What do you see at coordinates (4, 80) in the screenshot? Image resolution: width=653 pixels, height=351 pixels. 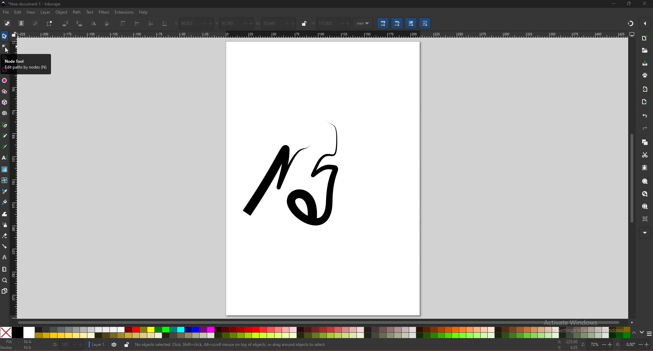 I see `ellipse` at bounding box center [4, 80].